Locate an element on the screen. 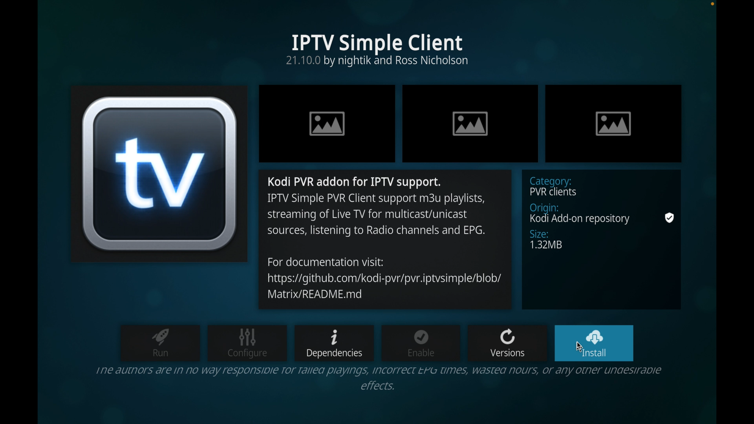 The height and width of the screenshot is (424, 754). .cursor is located at coordinates (578, 345).